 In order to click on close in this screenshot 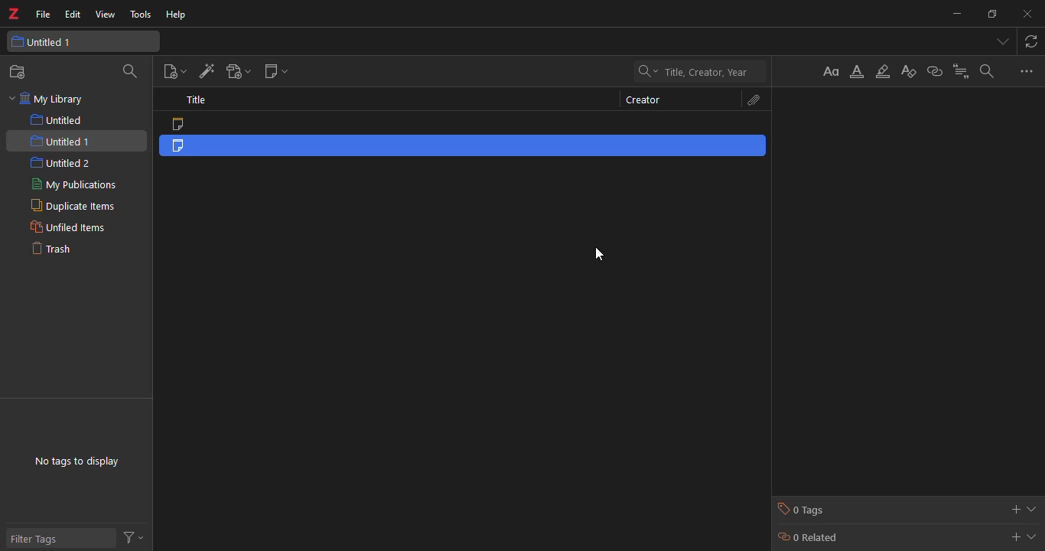, I will do `click(1024, 12)`.